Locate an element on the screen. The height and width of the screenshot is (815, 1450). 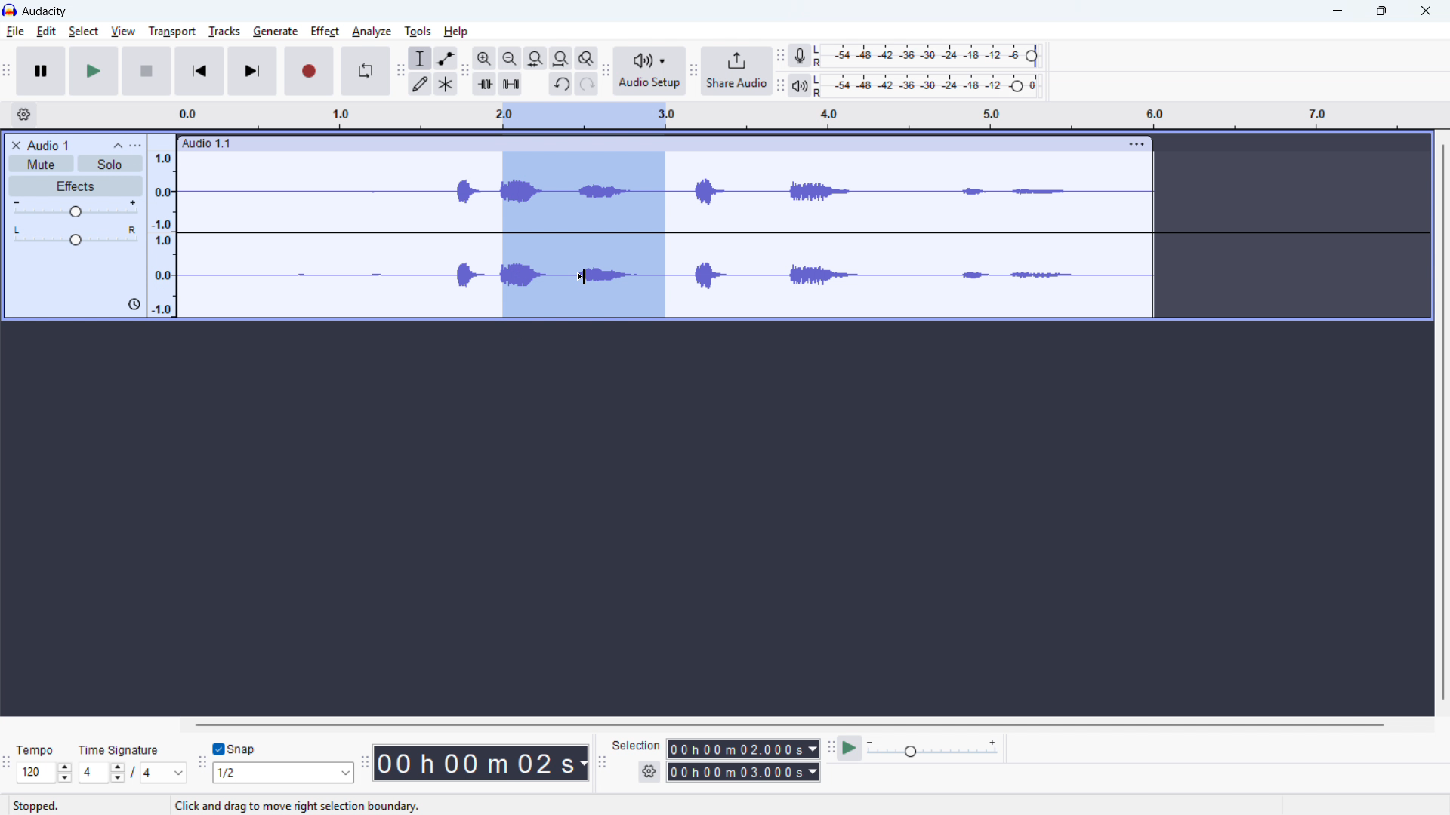
Selection toolbar is located at coordinates (605, 764).